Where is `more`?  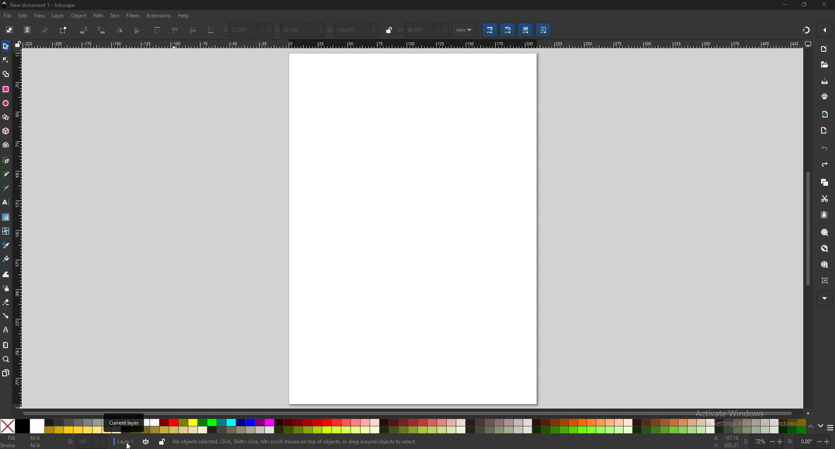
more is located at coordinates (824, 299).